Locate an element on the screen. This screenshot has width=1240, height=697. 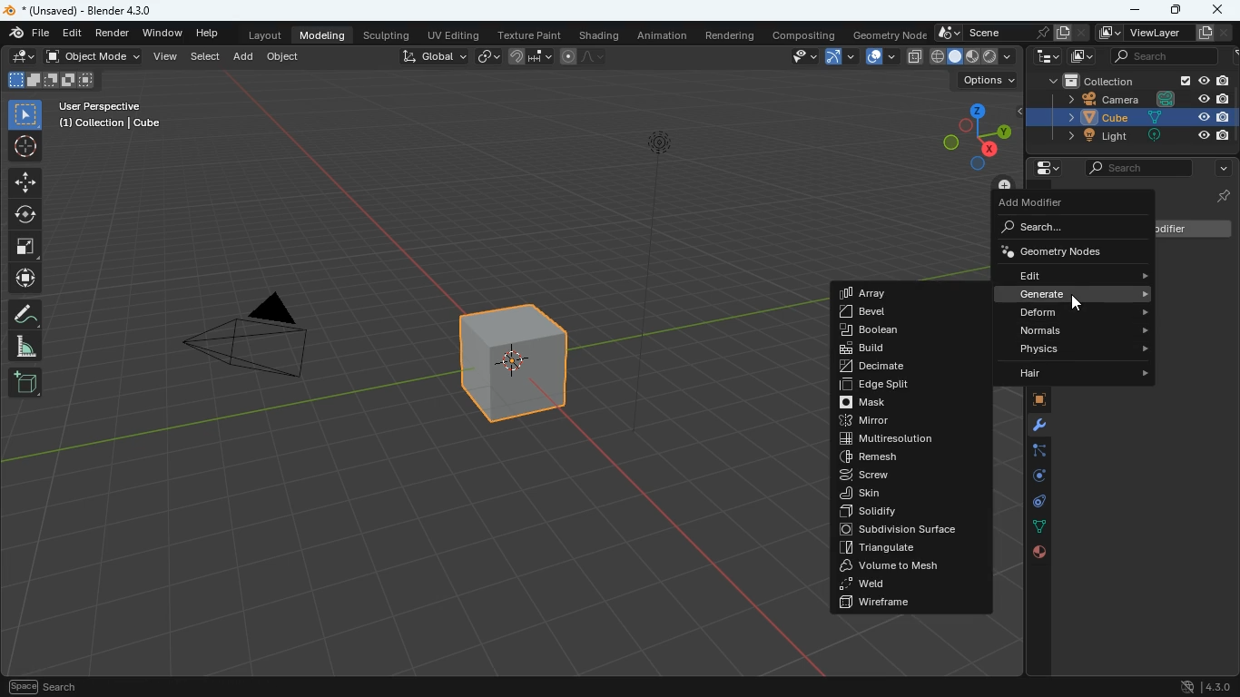
sculpting is located at coordinates (389, 34).